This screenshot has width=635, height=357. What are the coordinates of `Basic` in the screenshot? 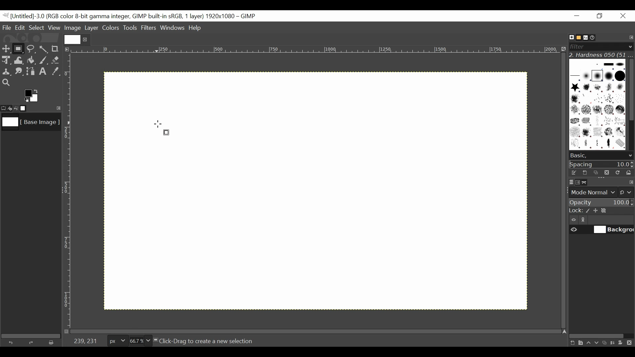 It's located at (577, 38).